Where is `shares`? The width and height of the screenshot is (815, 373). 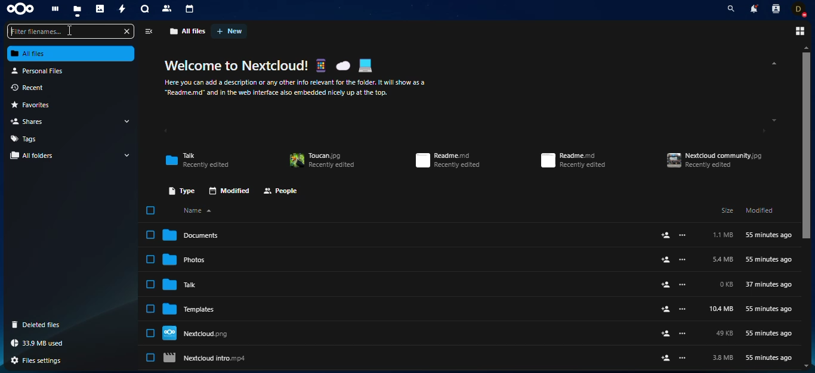
shares is located at coordinates (32, 121).